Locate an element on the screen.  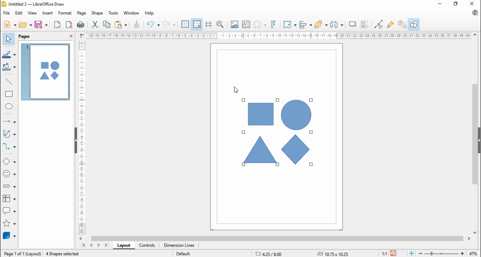
connectors is located at coordinates (9, 147).